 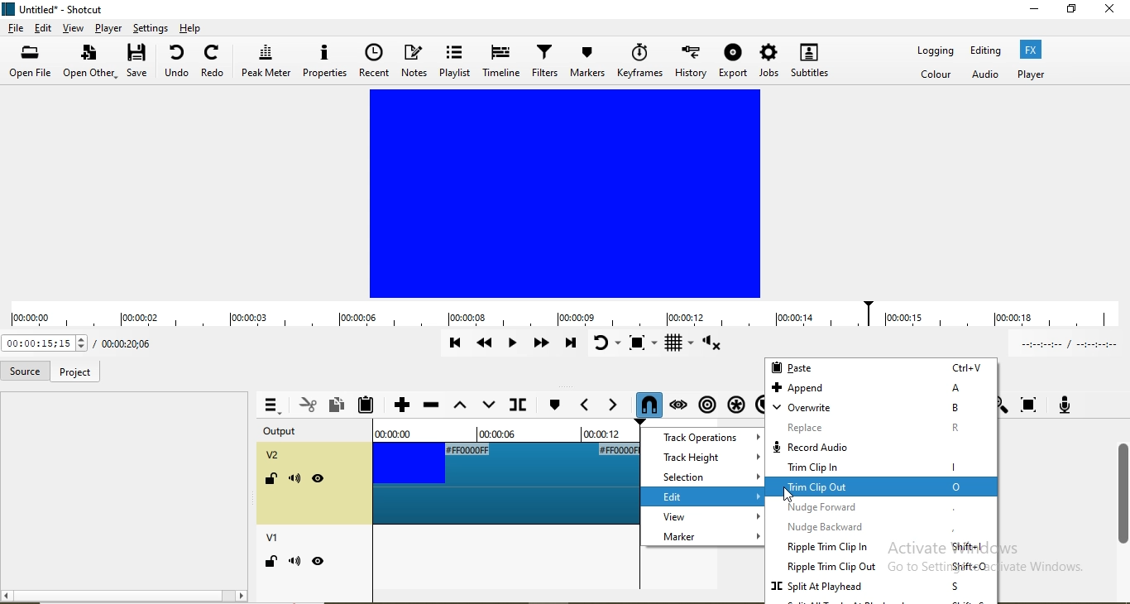 I want to click on Play quickly backwards, so click(x=486, y=347).